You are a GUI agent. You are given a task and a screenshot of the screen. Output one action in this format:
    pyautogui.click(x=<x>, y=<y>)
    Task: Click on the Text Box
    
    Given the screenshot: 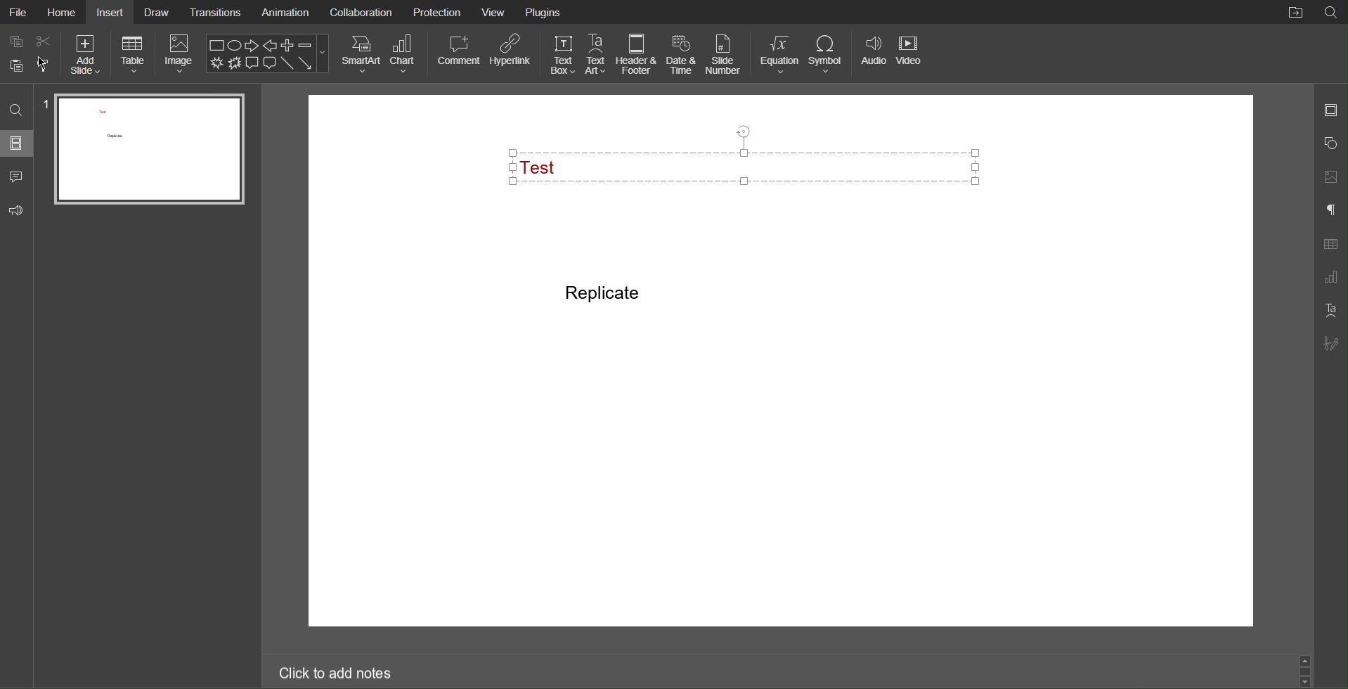 What is the action you would take?
    pyautogui.click(x=752, y=165)
    